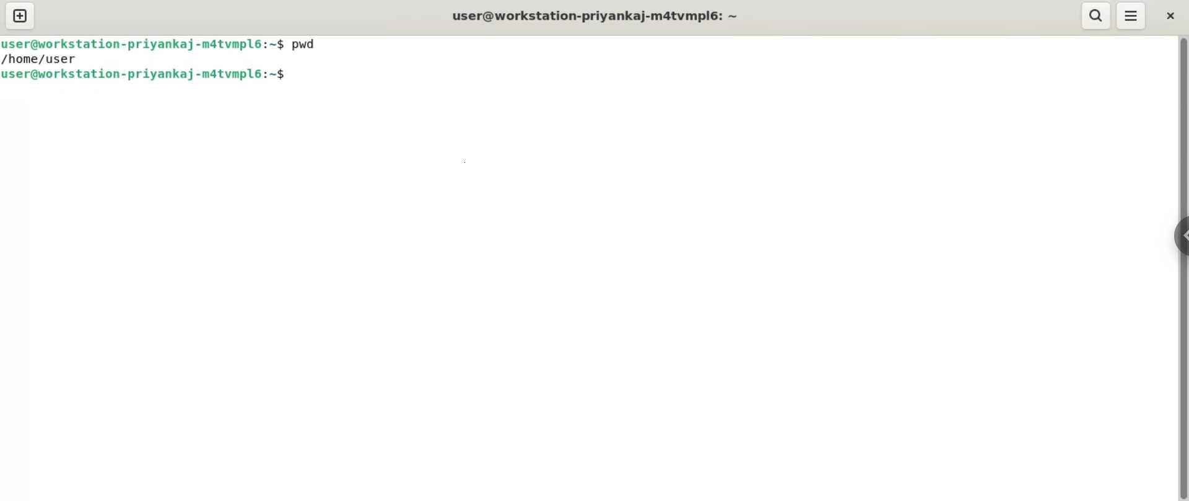 This screenshot has width=1189, height=501. What do you see at coordinates (20, 15) in the screenshot?
I see `new tab` at bounding box center [20, 15].